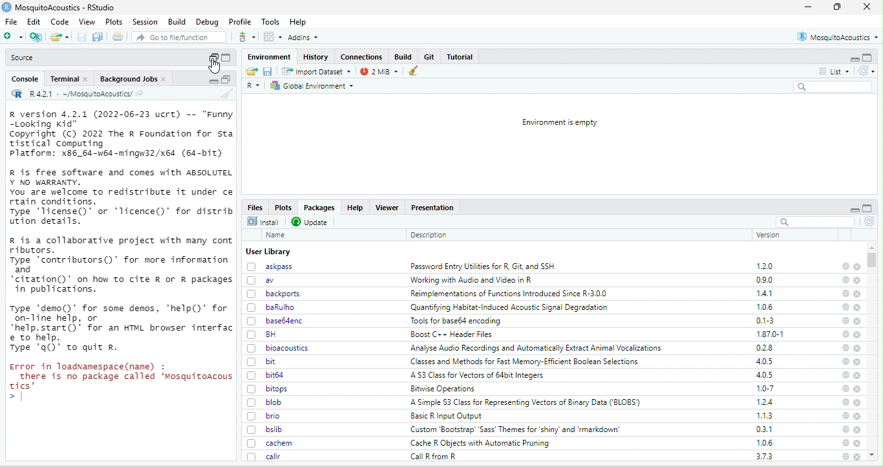 This screenshot has height=467, width=883. What do you see at coordinates (207, 23) in the screenshot?
I see `Debug` at bounding box center [207, 23].